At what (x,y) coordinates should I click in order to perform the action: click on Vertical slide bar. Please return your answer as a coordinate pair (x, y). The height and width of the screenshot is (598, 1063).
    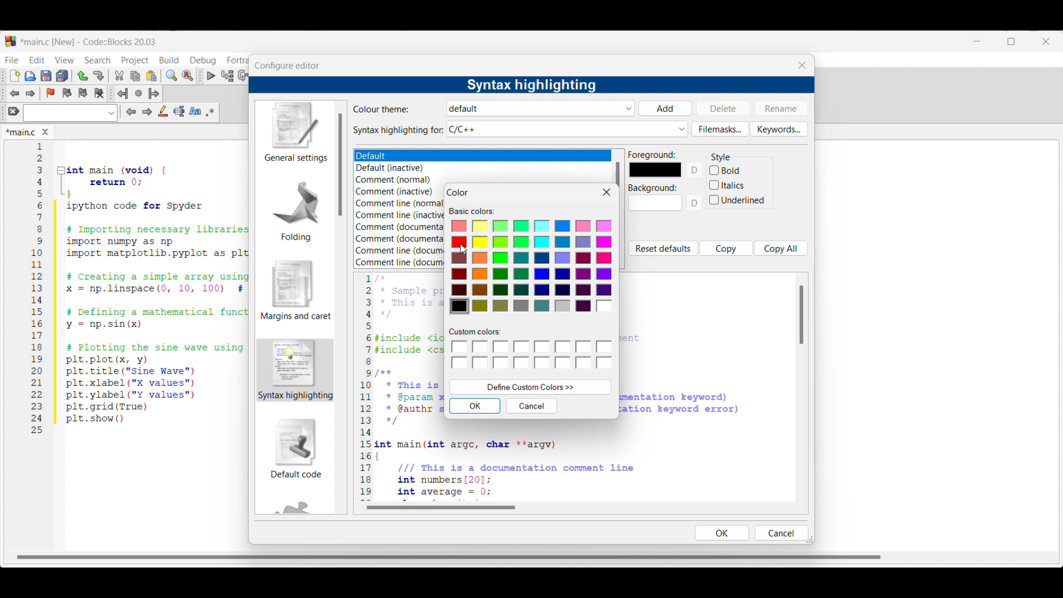
    Looking at the image, I should click on (802, 315).